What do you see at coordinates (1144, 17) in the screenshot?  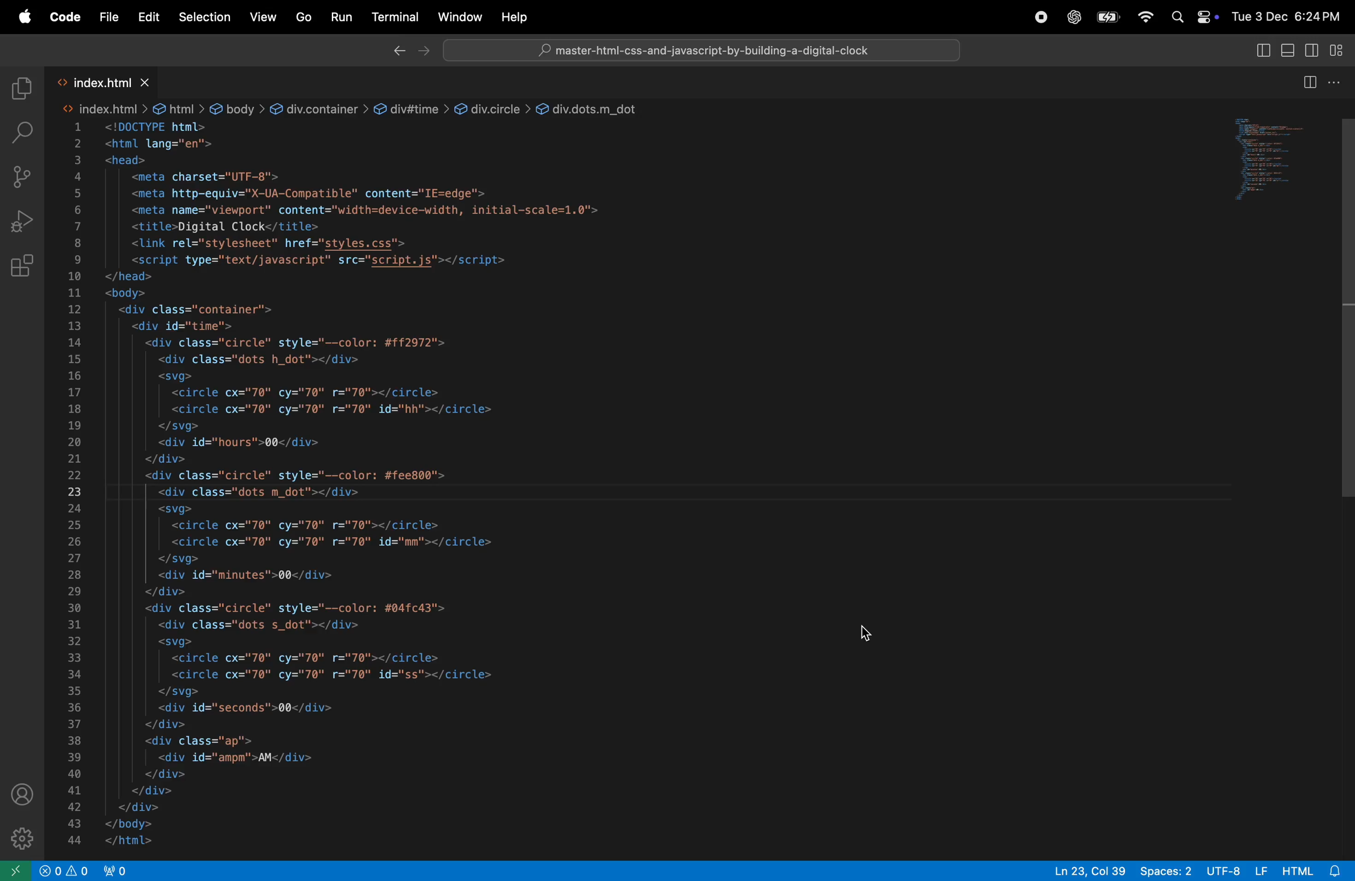 I see `wifi` at bounding box center [1144, 17].